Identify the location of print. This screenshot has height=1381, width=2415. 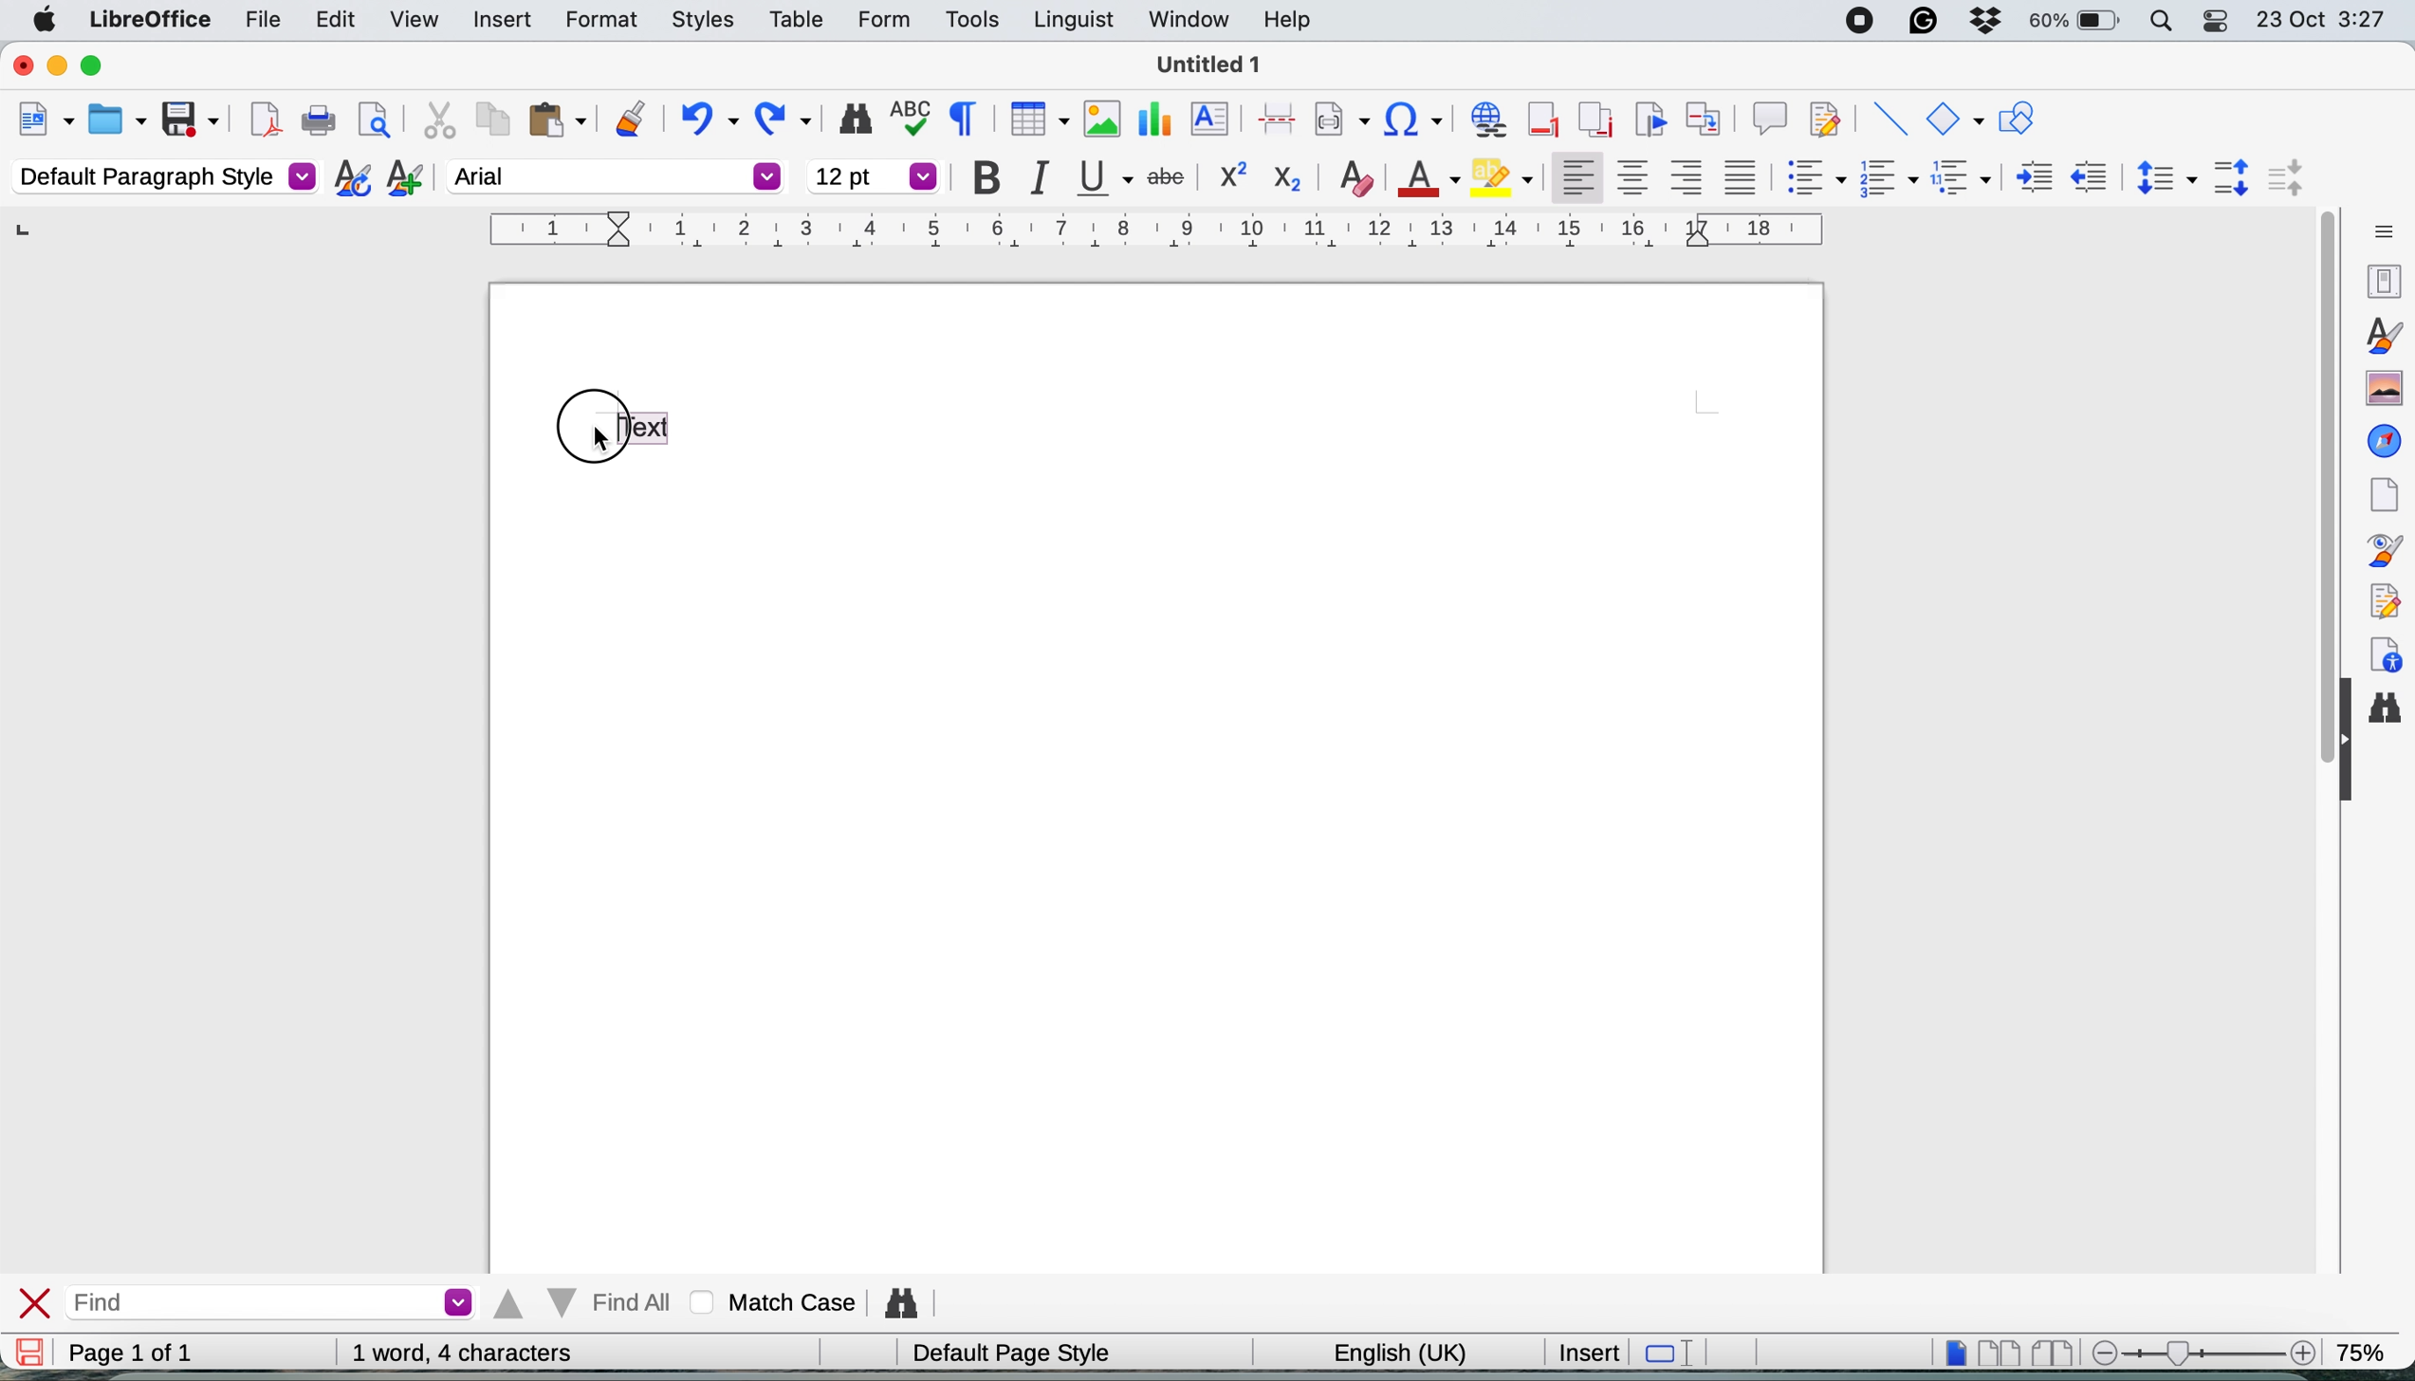
(317, 123).